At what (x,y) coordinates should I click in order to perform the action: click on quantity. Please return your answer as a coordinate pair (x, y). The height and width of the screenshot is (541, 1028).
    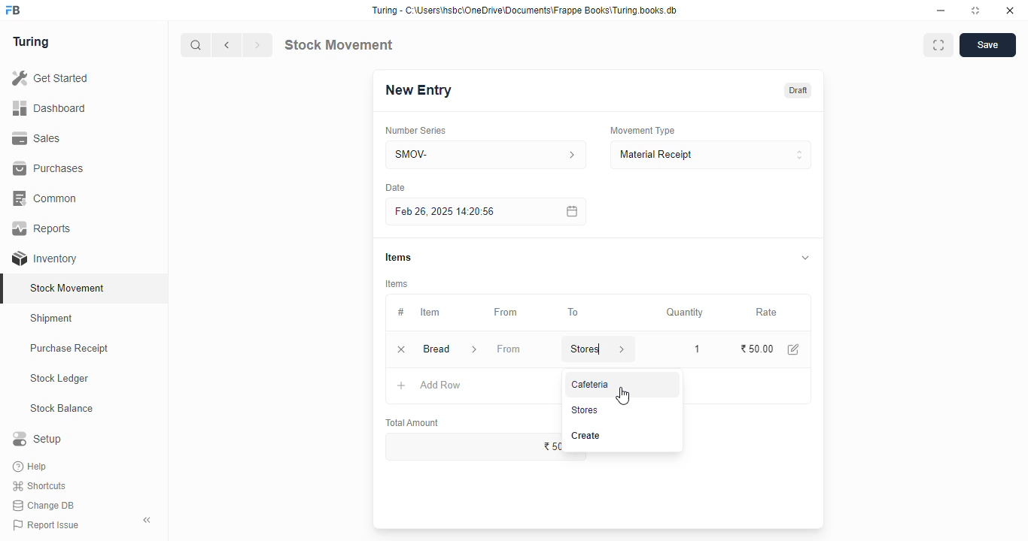
    Looking at the image, I should click on (685, 313).